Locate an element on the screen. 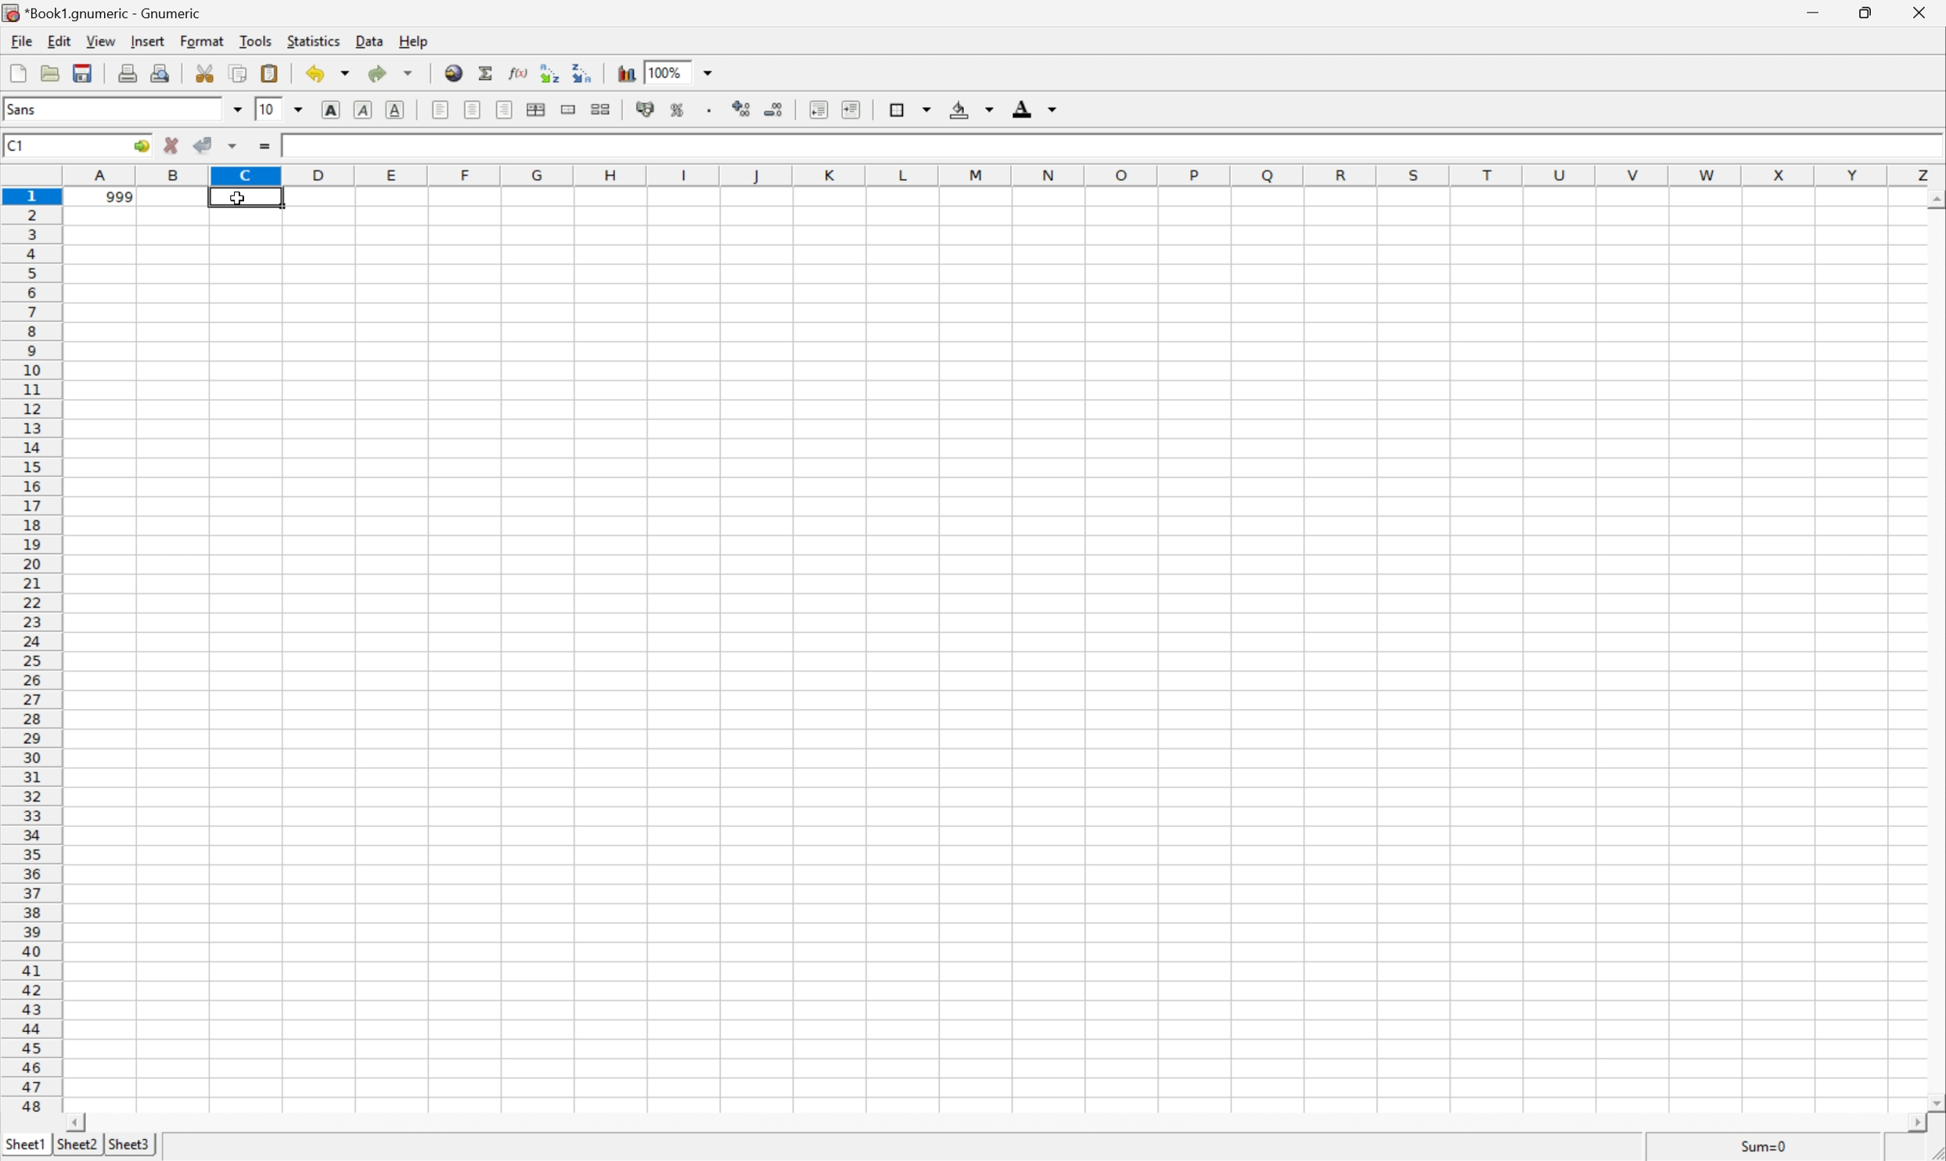  insert is located at coordinates (147, 43).